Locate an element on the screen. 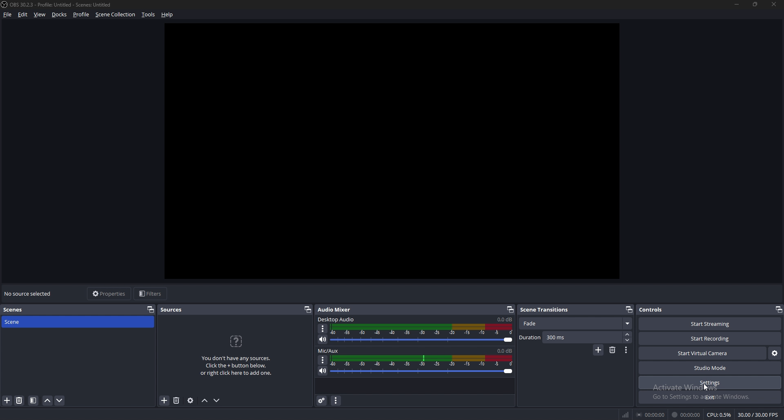 Image resolution: width=784 pixels, height=420 pixels. pop out is located at coordinates (307, 309).